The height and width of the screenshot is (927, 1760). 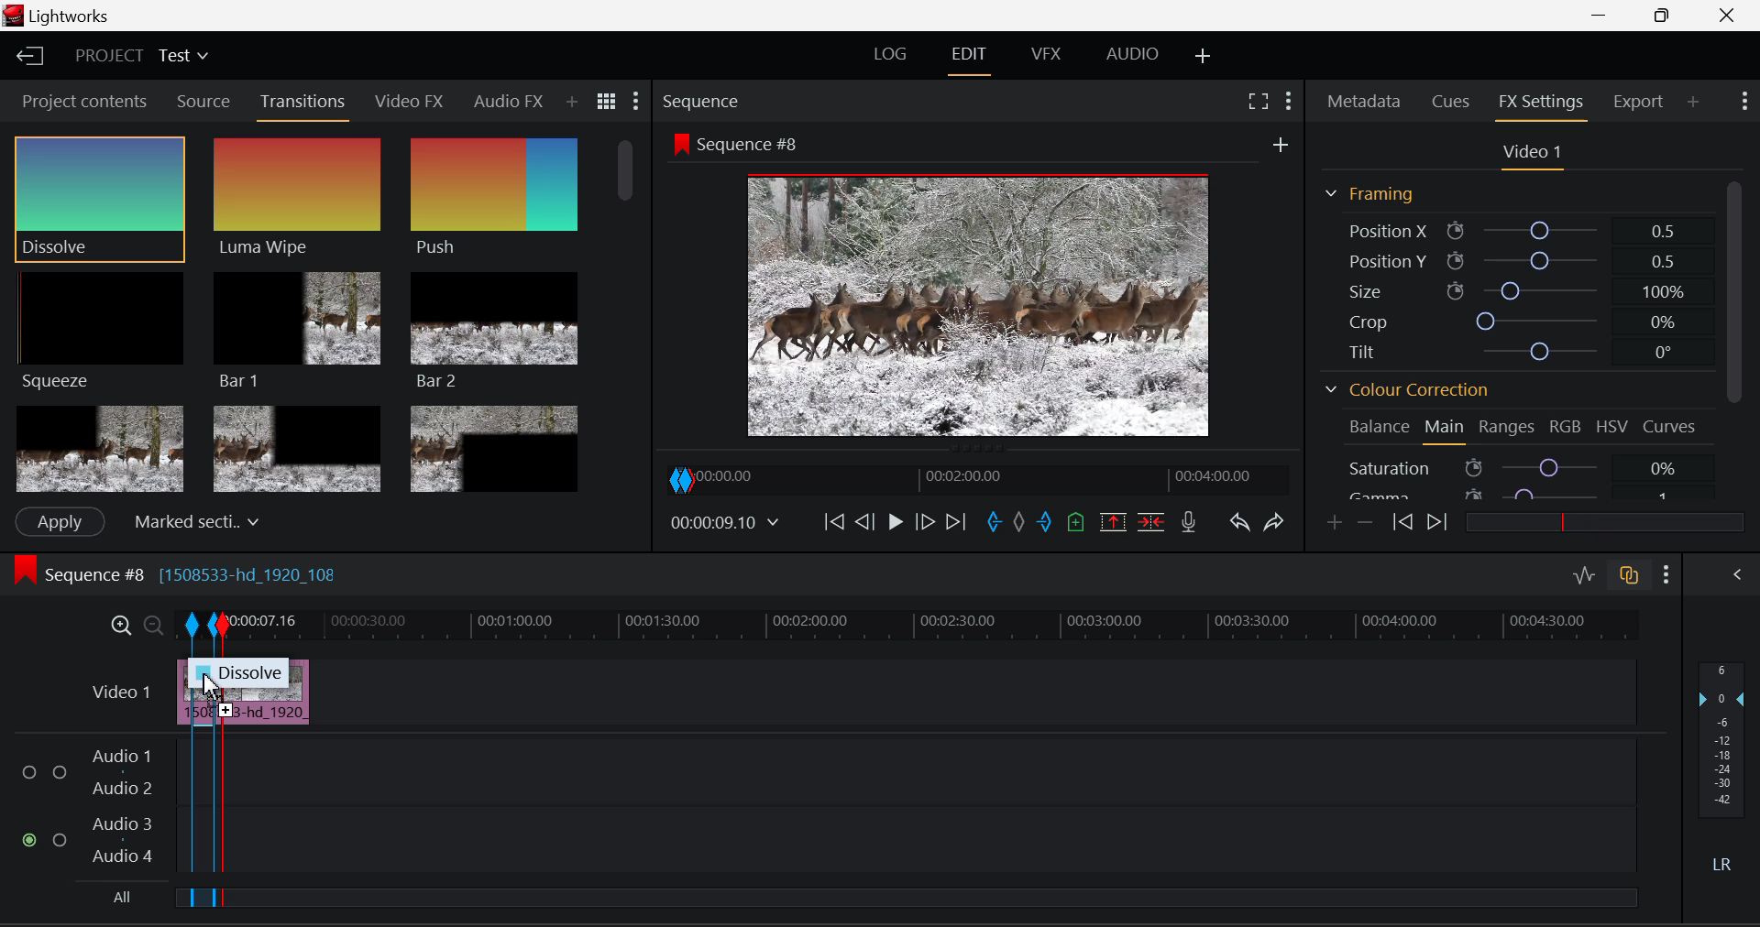 What do you see at coordinates (494, 331) in the screenshot?
I see `Bar 2` at bounding box center [494, 331].